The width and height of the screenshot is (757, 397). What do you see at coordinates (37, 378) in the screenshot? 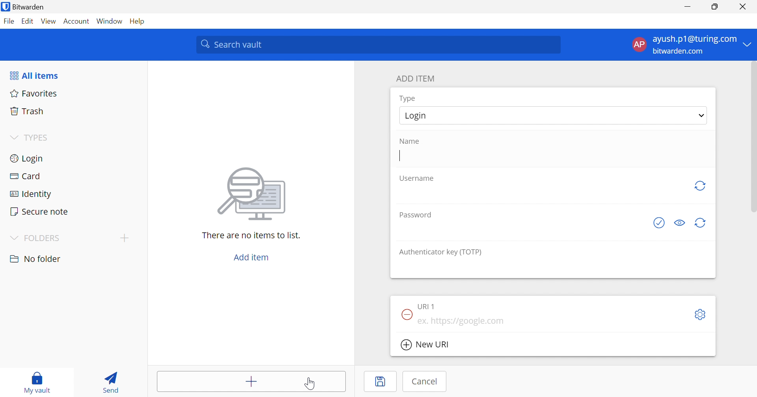
I see `My vault` at bounding box center [37, 378].